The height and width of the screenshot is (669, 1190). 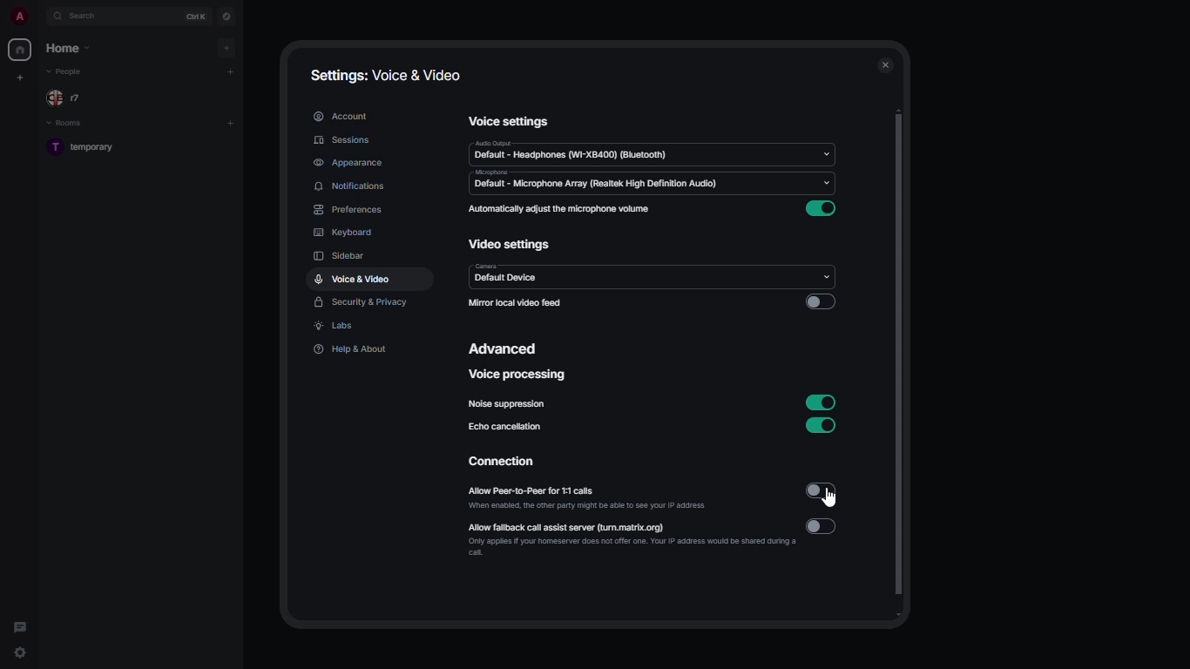 I want to click on threads, so click(x=19, y=624).